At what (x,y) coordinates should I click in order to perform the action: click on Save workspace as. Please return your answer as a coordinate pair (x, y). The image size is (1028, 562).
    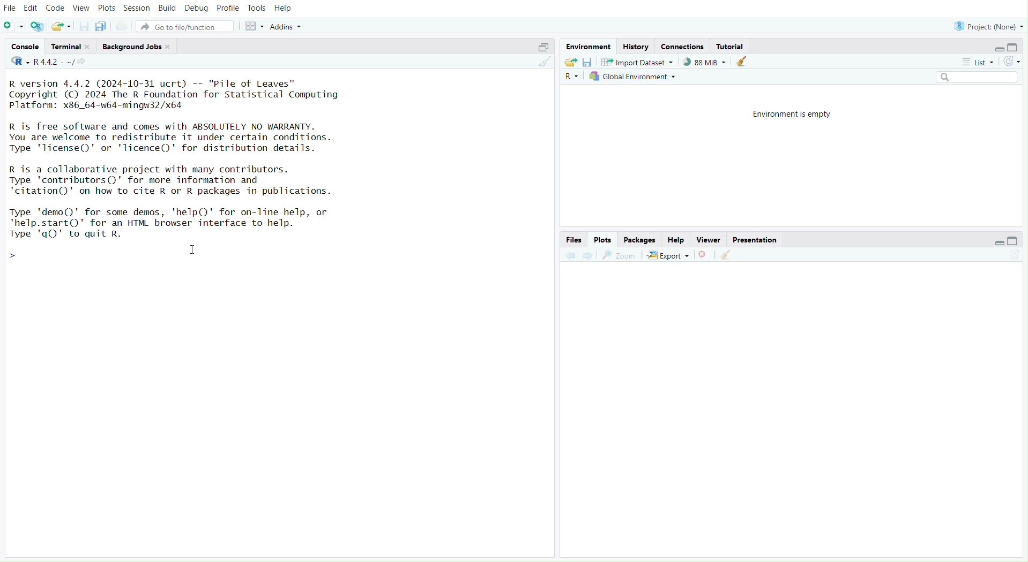
    Looking at the image, I should click on (589, 62).